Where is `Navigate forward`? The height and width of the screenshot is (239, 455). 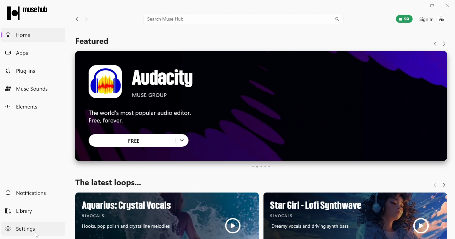
Navigate forward is located at coordinates (86, 19).